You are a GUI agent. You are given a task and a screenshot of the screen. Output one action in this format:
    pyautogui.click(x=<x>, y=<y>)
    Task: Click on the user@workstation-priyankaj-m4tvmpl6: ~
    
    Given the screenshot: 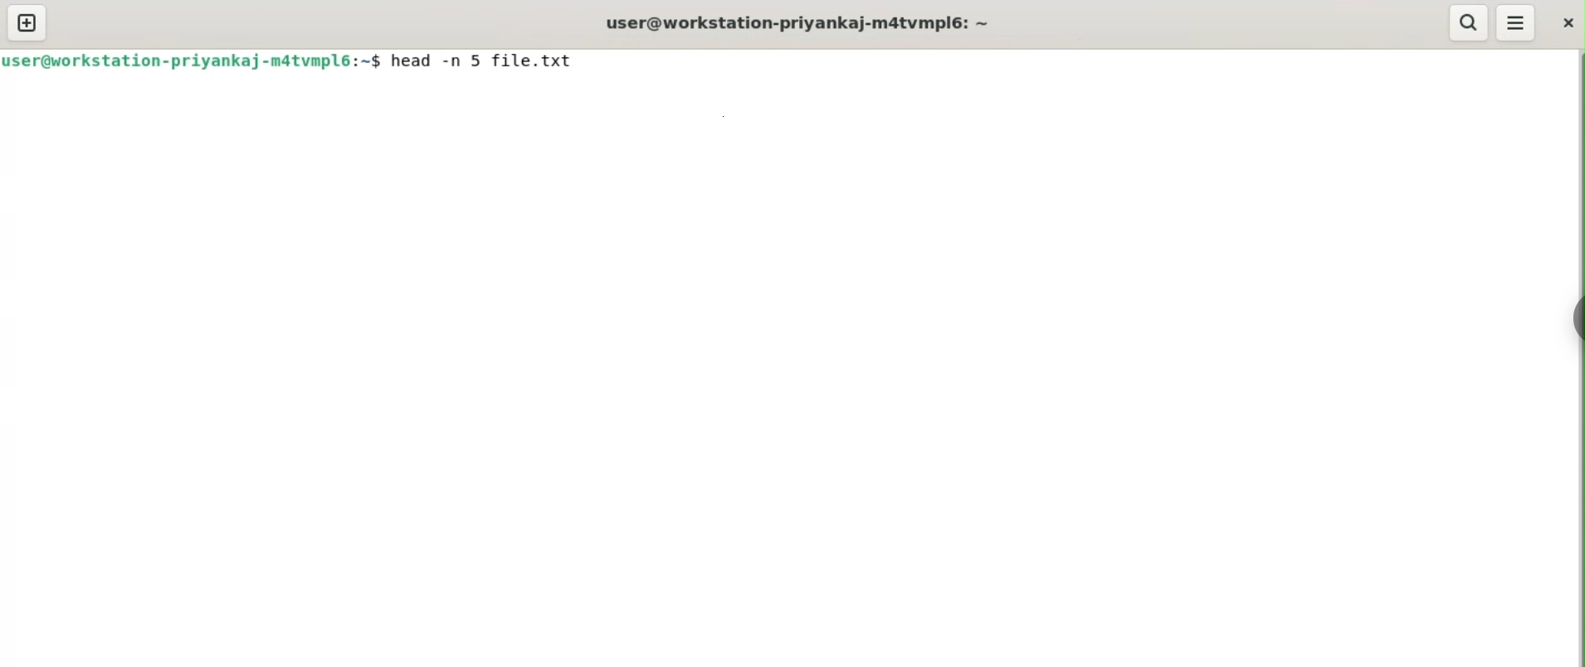 What is the action you would take?
    pyautogui.click(x=798, y=21)
    